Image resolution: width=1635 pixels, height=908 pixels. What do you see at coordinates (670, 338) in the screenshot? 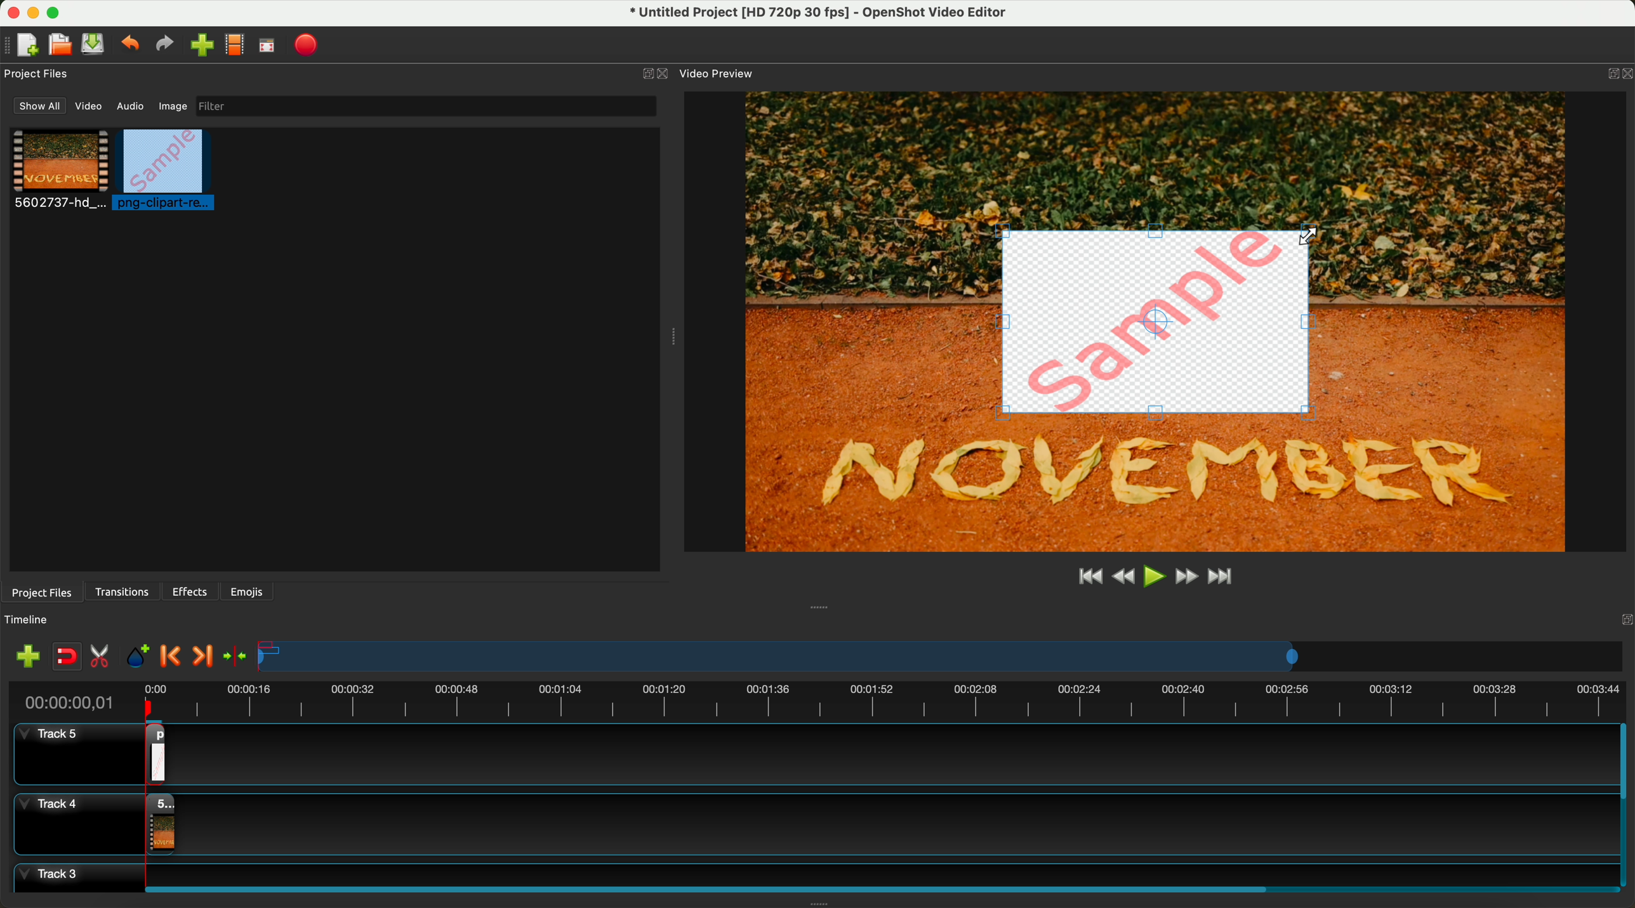
I see `Window Expanding` at bounding box center [670, 338].